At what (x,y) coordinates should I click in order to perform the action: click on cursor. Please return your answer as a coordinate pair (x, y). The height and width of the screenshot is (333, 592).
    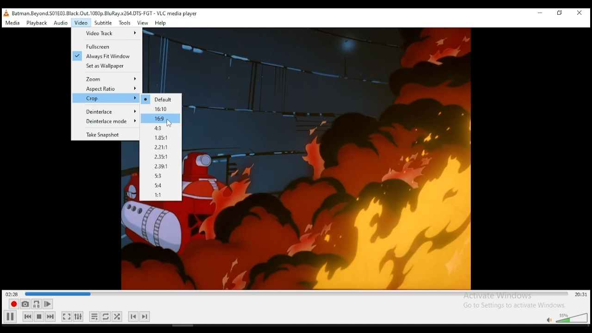
    Looking at the image, I should click on (169, 125).